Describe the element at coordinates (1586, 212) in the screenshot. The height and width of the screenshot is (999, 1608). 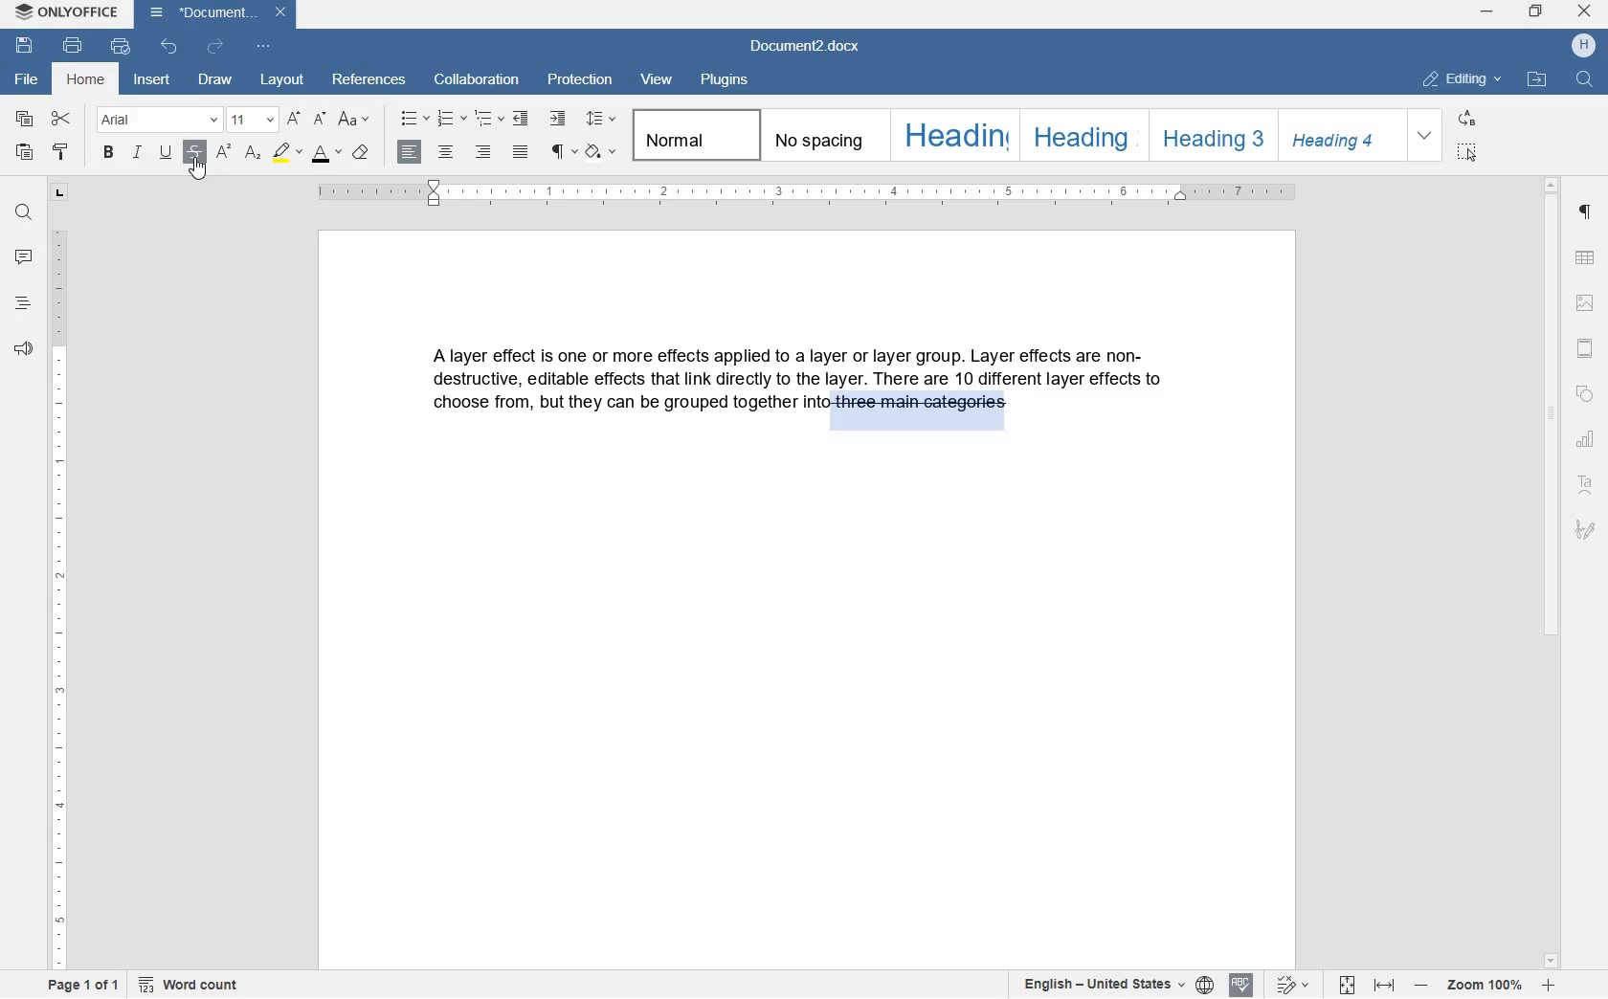
I see `paragraph setting` at that location.